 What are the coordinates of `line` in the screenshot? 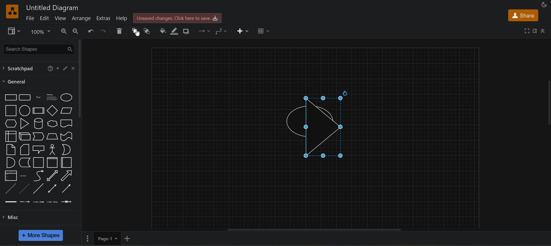 It's located at (38, 188).